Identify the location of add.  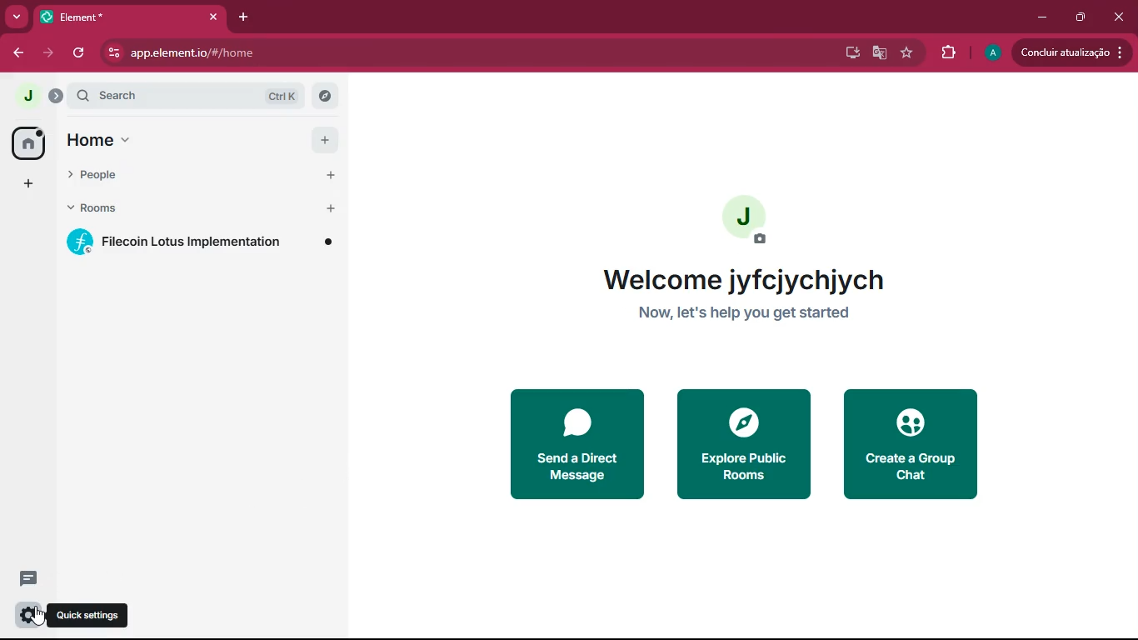
(320, 139).